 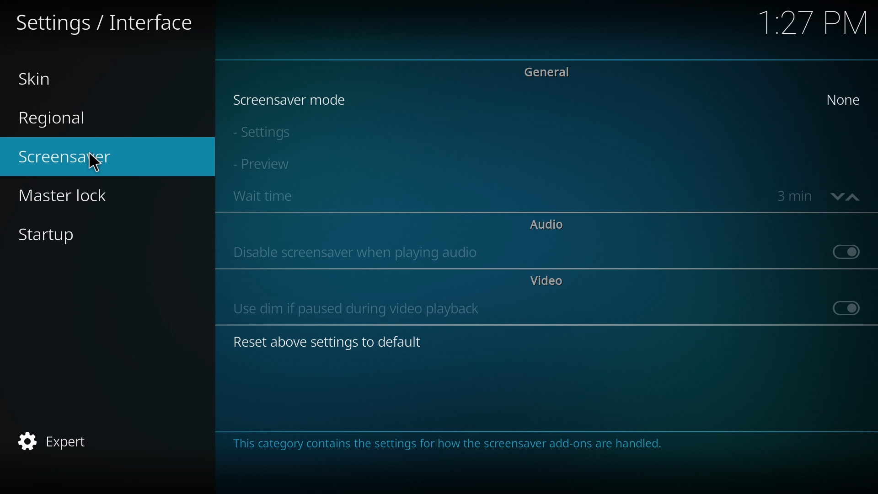 What do you see at coordinates (279, 197) in the screenshot?
I see `wait time` at bounding box center [279, 197].